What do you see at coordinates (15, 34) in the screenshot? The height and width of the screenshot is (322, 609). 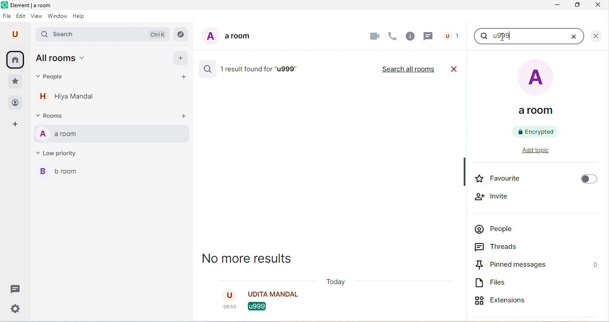 I see `u` at bounding box center [15, 34].